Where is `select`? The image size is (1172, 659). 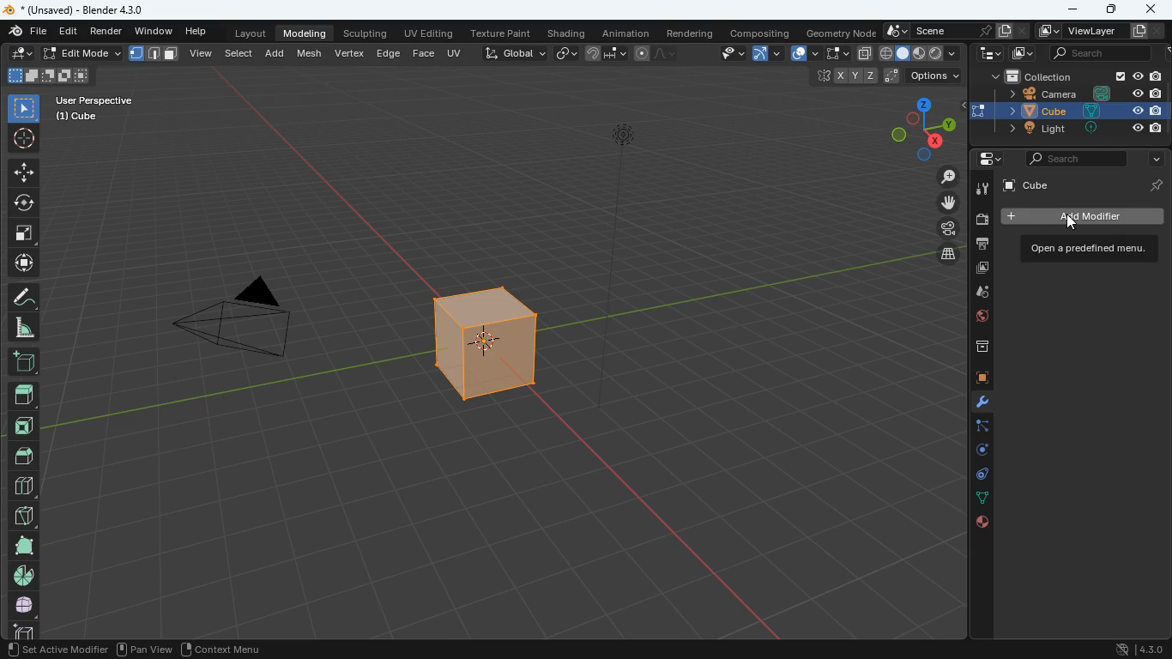
select is located at coordinates (24, 109).